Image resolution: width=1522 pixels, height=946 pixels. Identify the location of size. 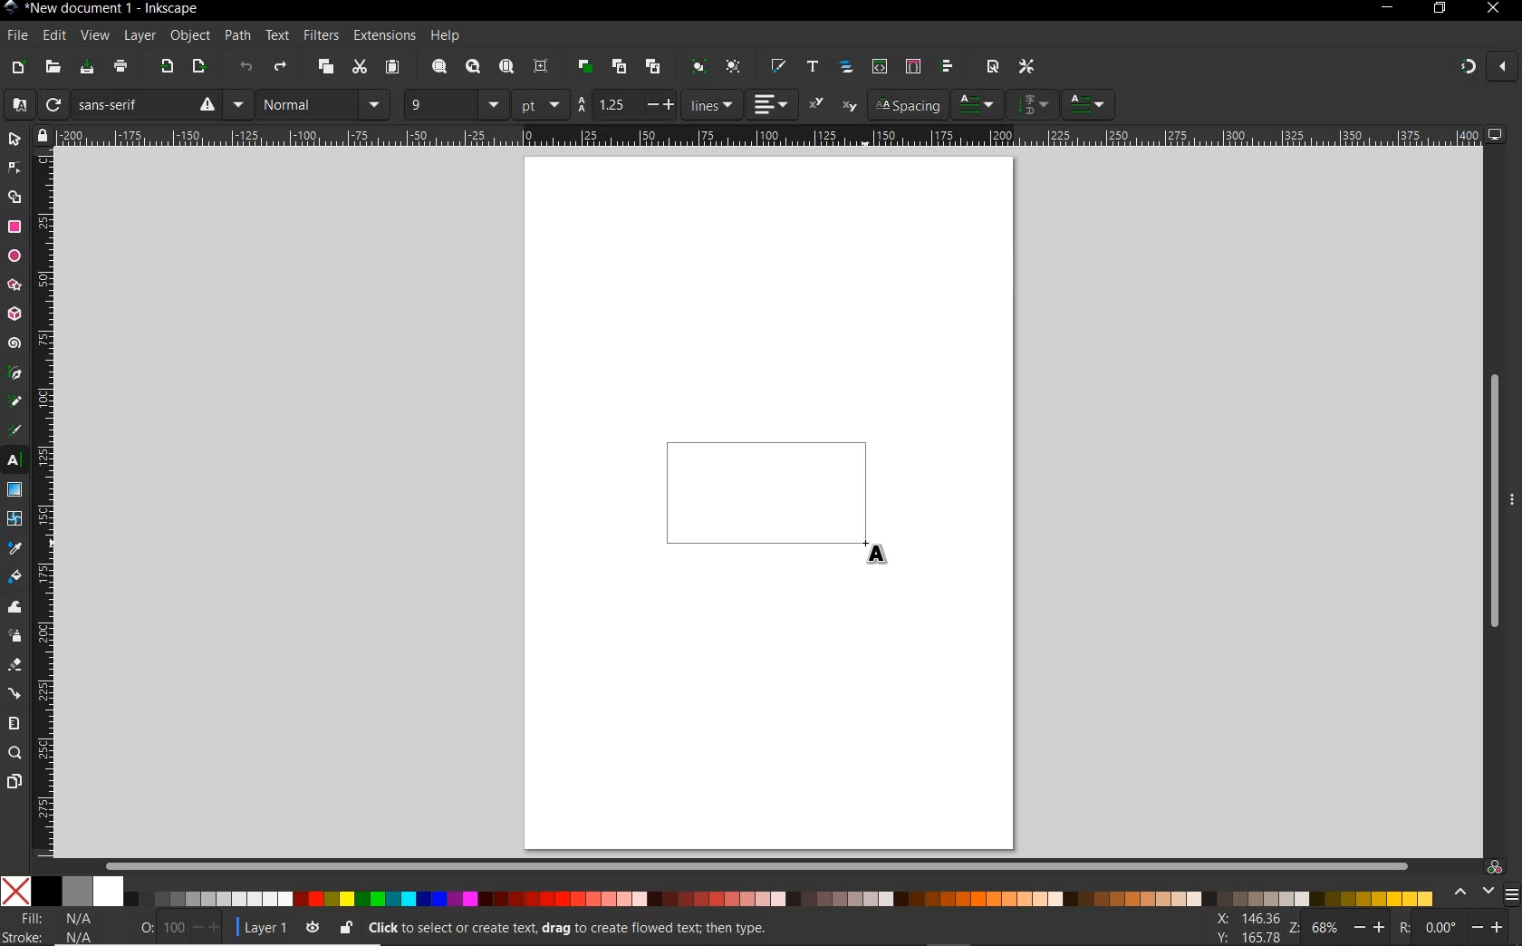
(494, 104).